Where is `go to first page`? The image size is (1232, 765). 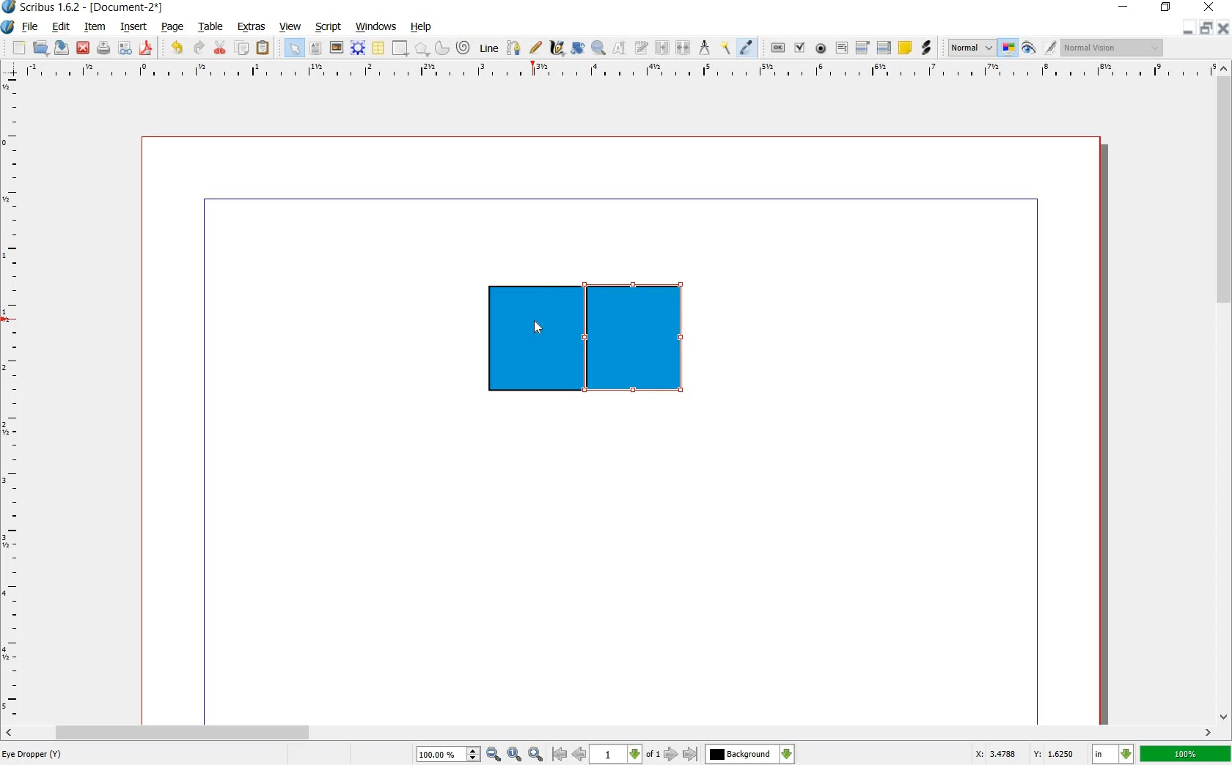
go to first page is located at coordinates (560, 754).